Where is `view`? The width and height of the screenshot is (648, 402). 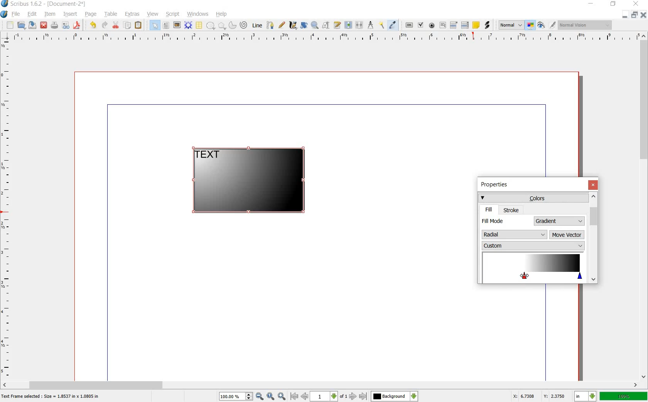
view is located at coordinates (153, 14).